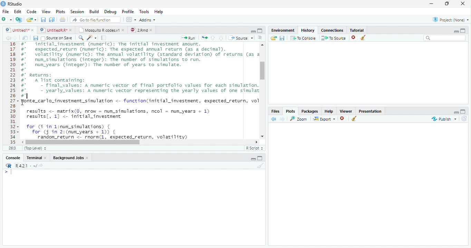 The image size is (471, 248). Describe the element at coordinates (309, 111) in the screenshot. I see `Packages` at that location.